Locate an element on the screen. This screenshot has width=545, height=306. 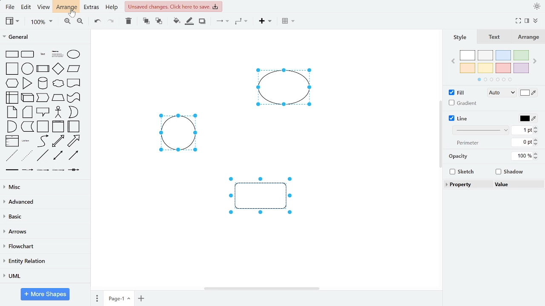
trapezoid is located at coordinates (58, 98).